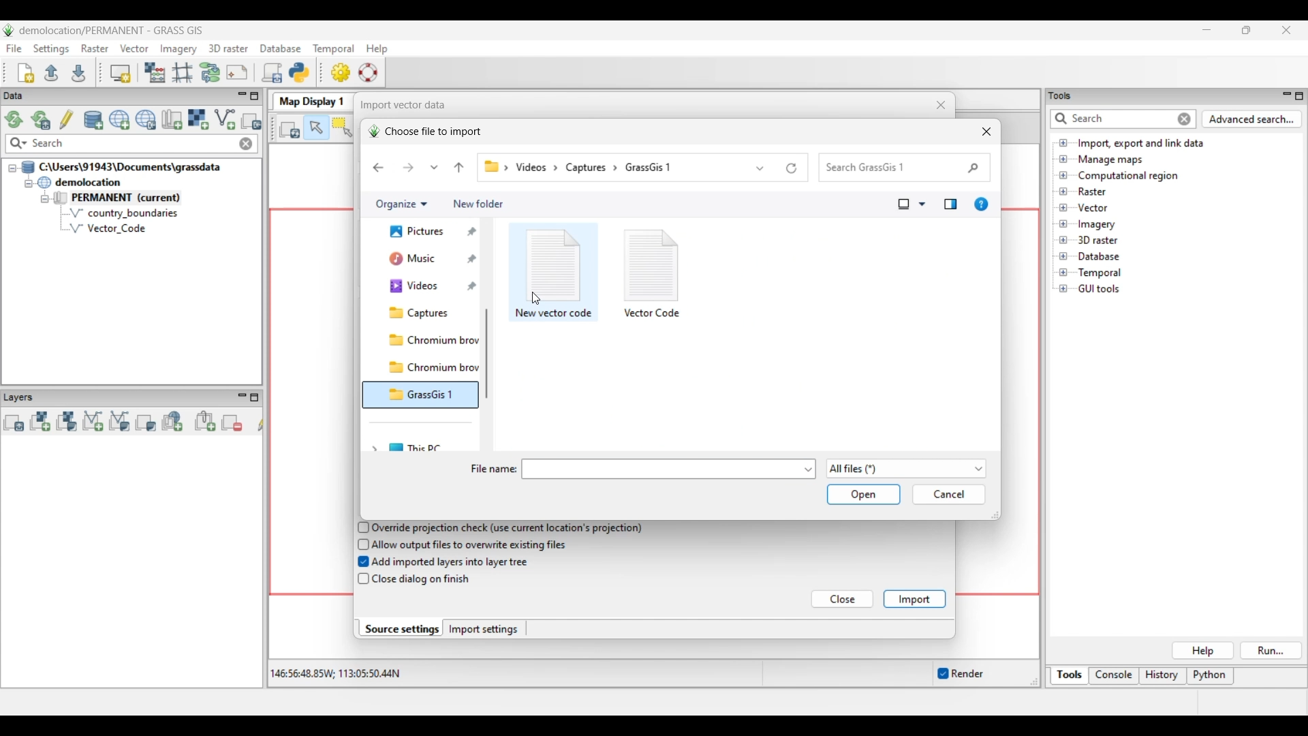 The width and height of the screenshot is (1308, 736). I want to click on icon, so click(652, 262).